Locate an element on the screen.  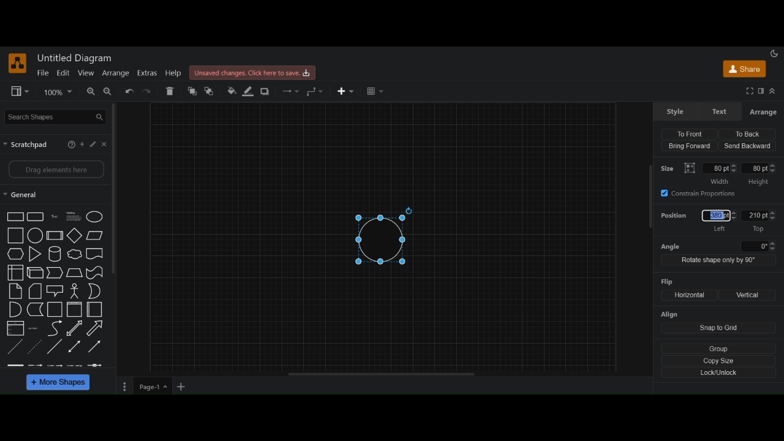
insert page is located at coordinates (182, 388).